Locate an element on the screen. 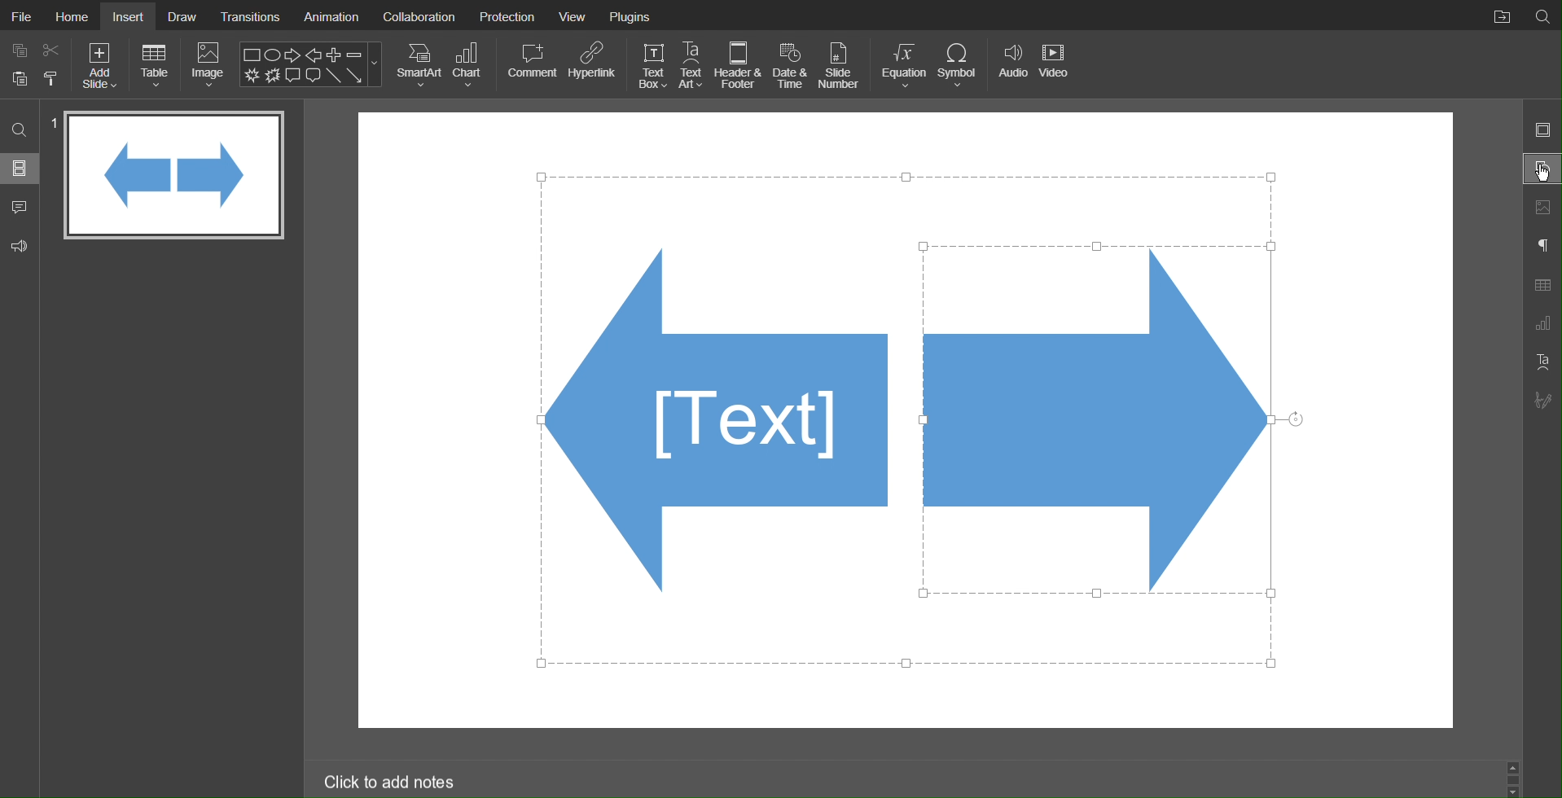 The image size is (1562, 798). paste is located at coordinates (19, 80).